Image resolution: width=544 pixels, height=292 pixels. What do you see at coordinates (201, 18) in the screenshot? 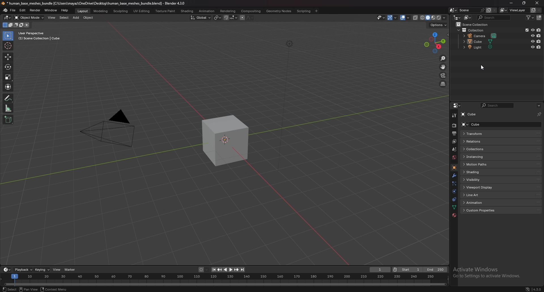
I see `transform orientation` at bounding box center [201, 18].